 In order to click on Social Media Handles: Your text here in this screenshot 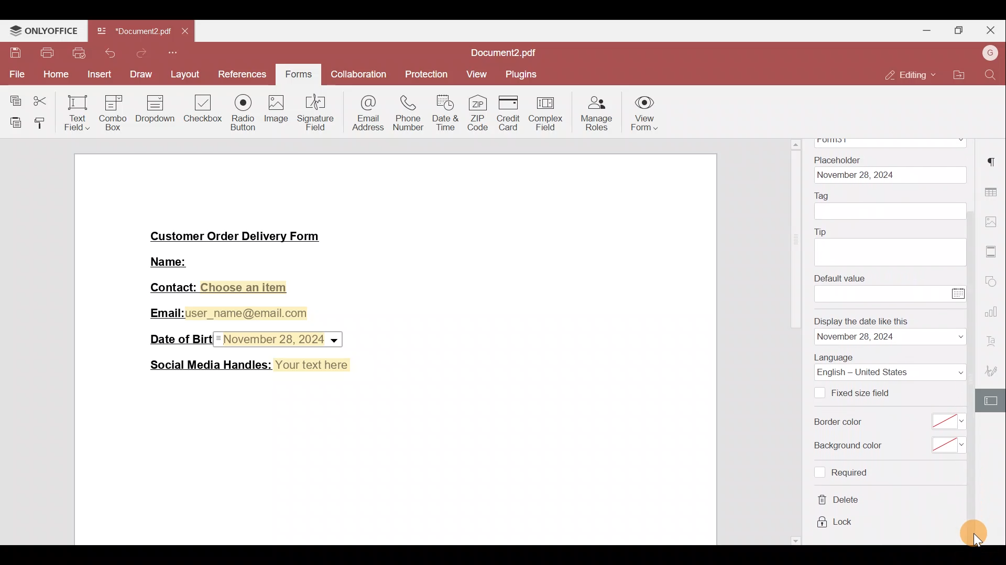, I will do `click(250, 364)`.